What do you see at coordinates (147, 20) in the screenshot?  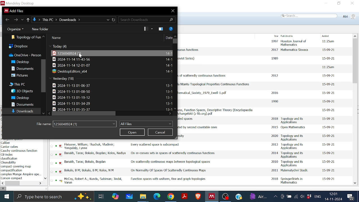 I see `Search Download` at bounding box center [147, 20].